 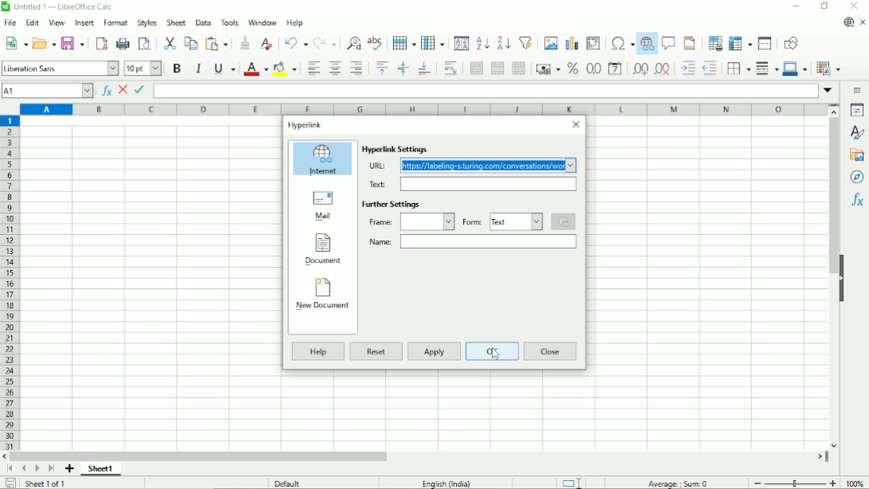 I want to click on Apply, so click(x=435, y=351).